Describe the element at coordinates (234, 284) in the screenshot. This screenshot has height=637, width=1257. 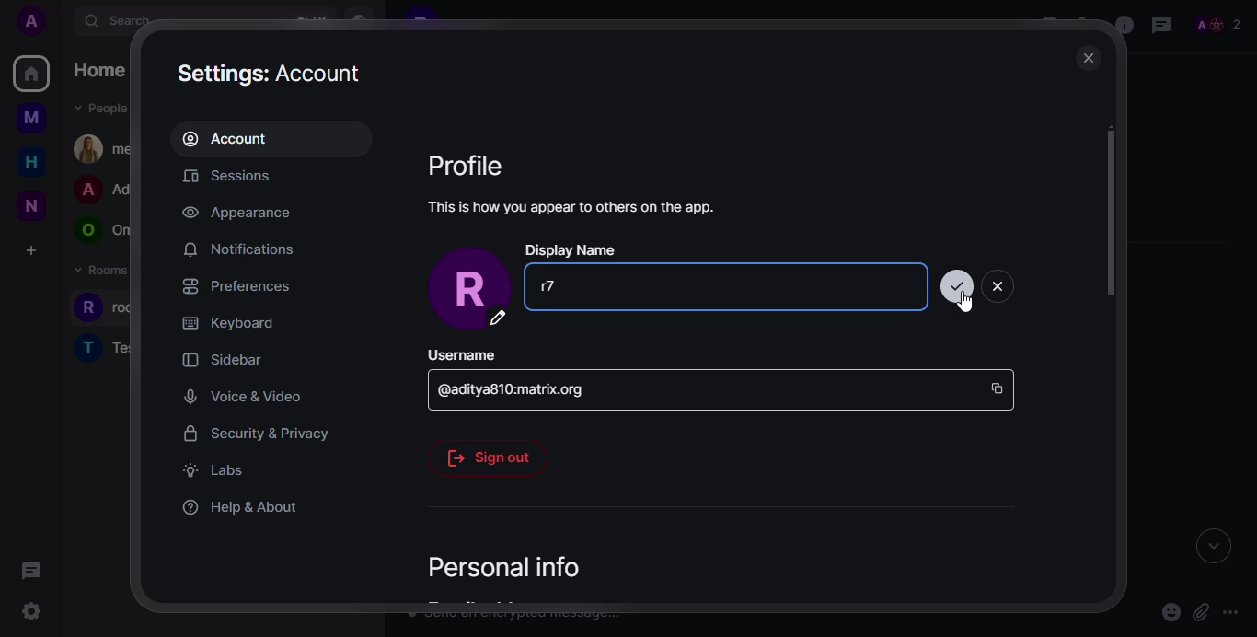
I see `preferences` at that location.